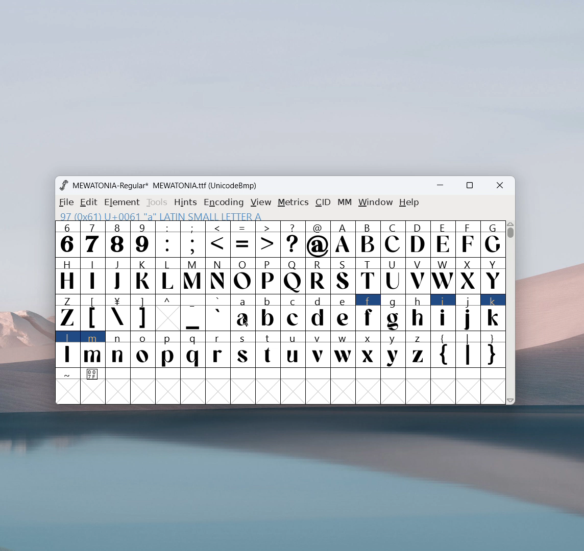 The height and width of the screenshot is (551, 584). What do you see at coordinates (293, 349) in the screenshot?
I see `u` at bounding box center [293, 349].